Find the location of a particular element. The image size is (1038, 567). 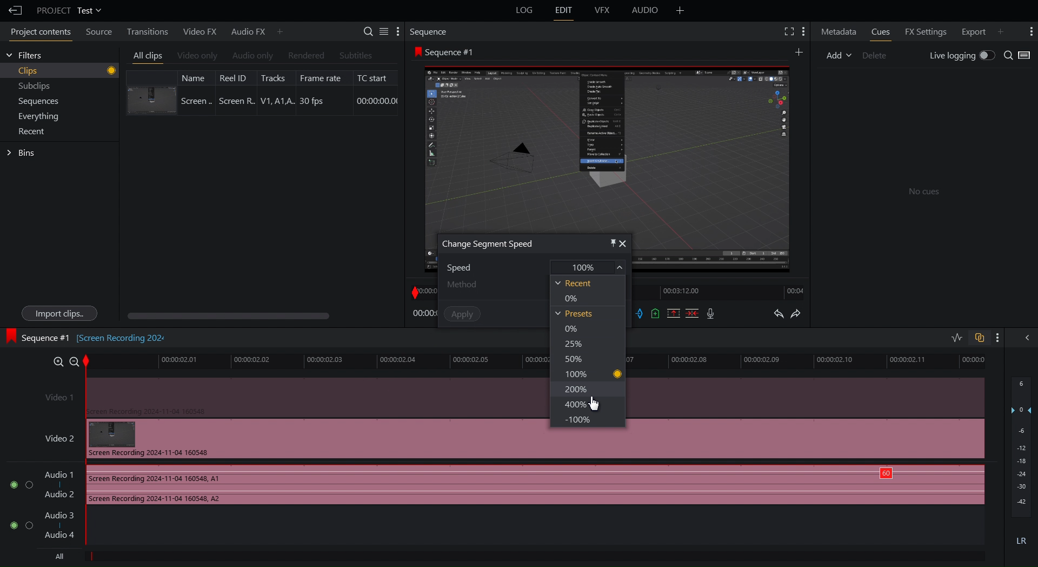

Speed is located at coordinates (537, 267).